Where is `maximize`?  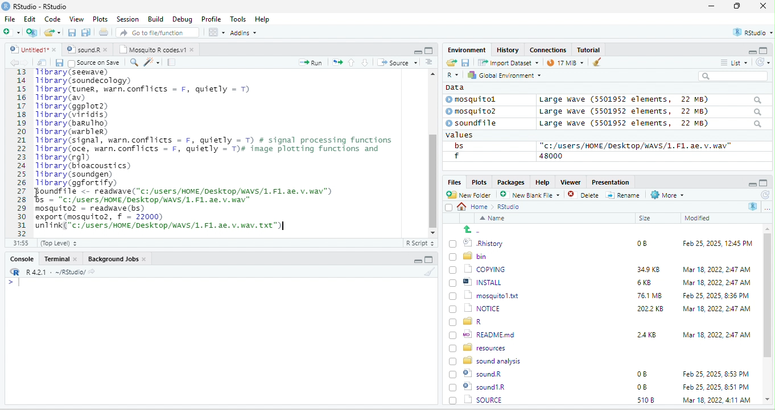
maximize is located at coordinates (764, 183).